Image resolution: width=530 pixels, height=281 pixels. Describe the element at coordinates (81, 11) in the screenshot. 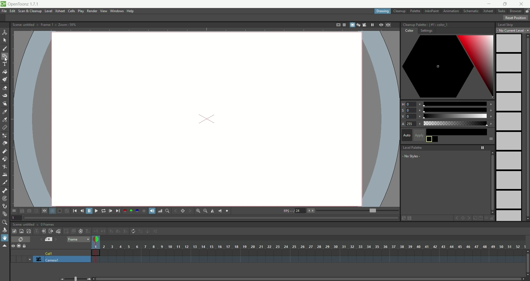

I see `play` at that location.